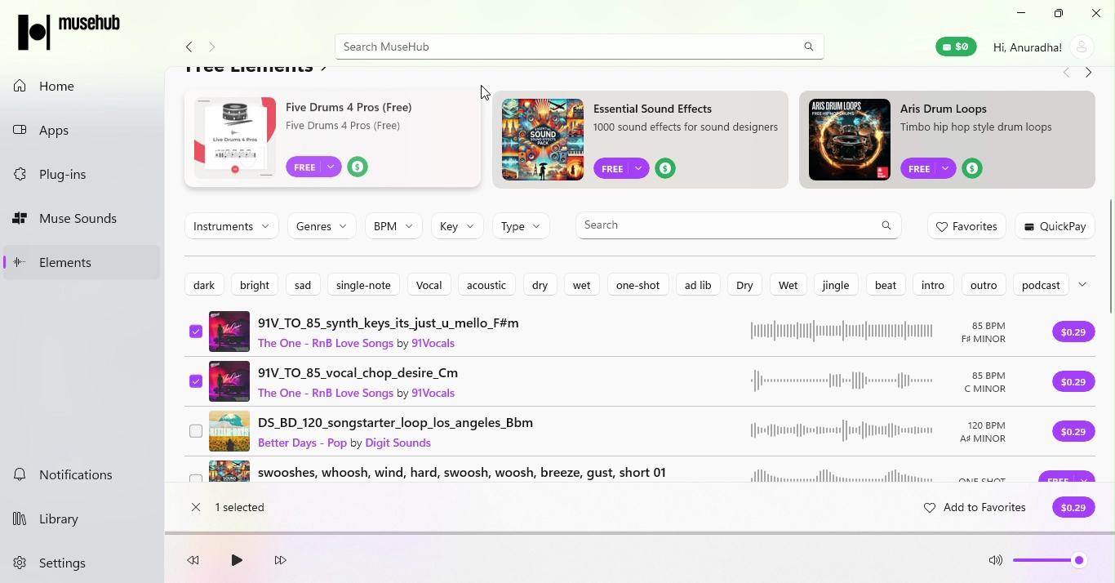 The width and height of the screenshot is (1115, 583). Describe the element at coordinates (235, 562) in the screenshot. I see `play` at that location.